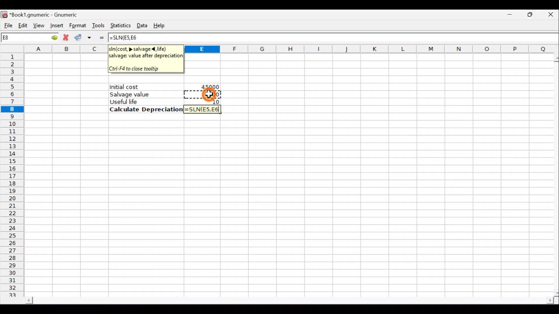 The height and width of the screenshot is (314, 559). Describe the element at coordinates (209, 94) in the screenshot. I see `7500` at that location.